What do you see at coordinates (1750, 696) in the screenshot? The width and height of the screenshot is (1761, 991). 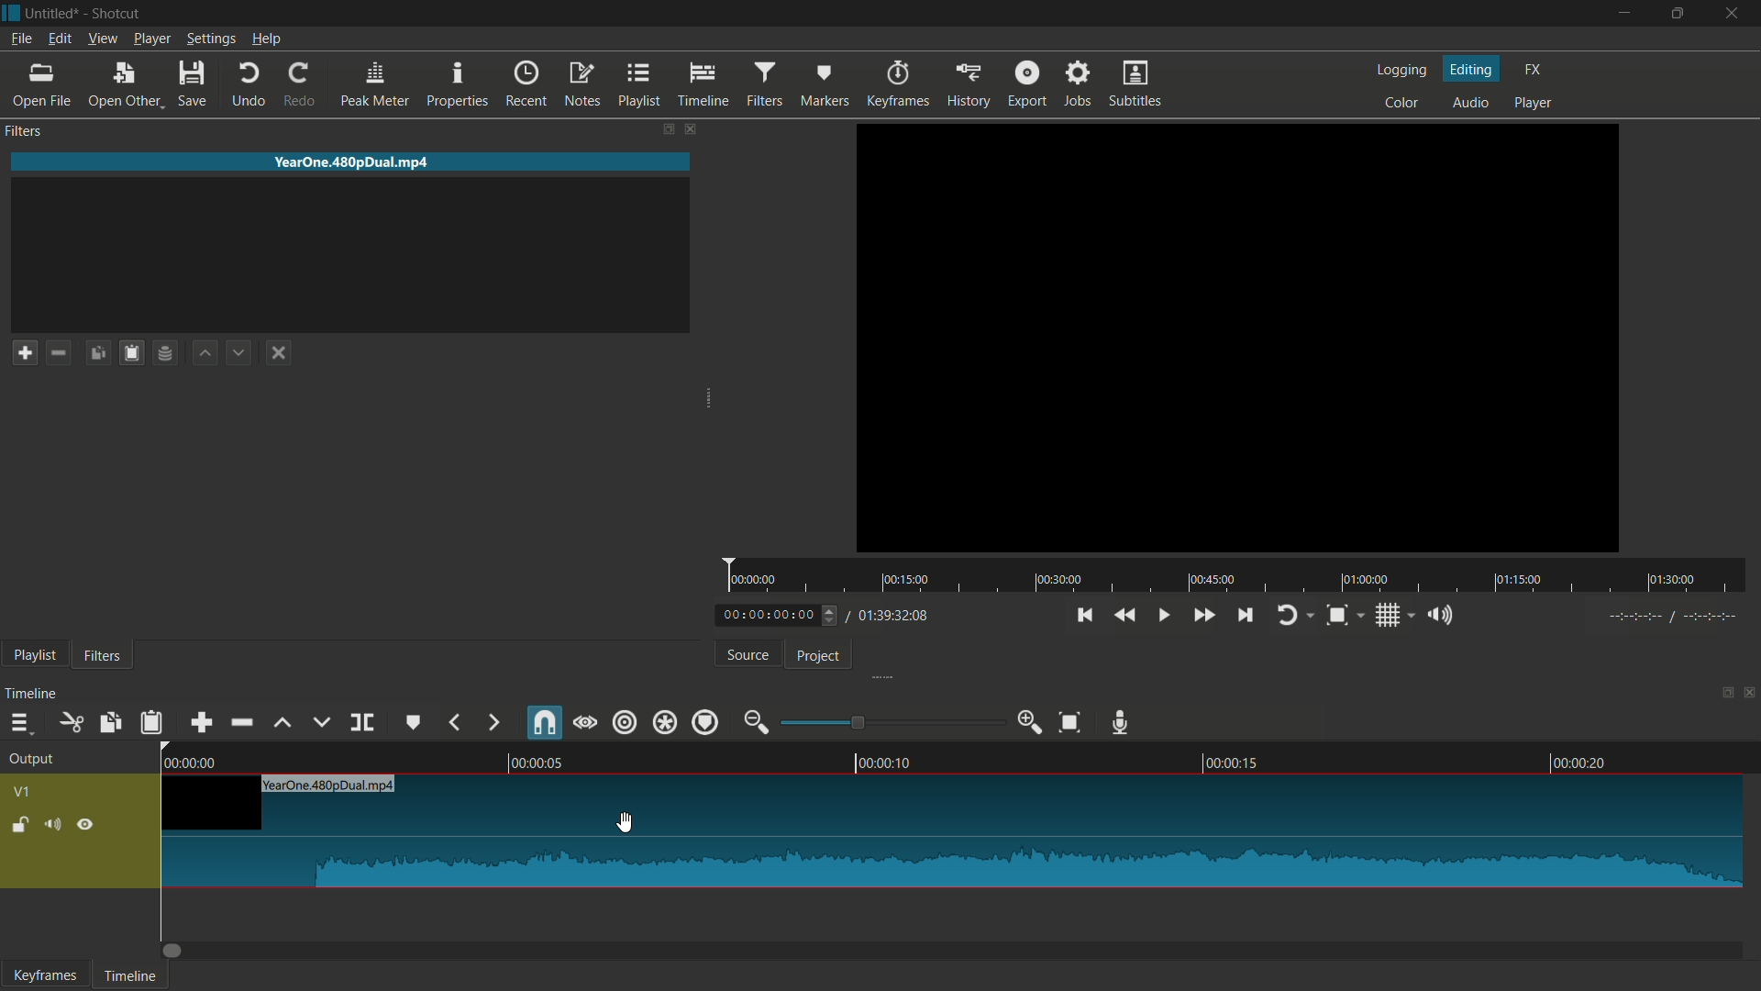 I see `close timeline` at bounding box center [1750, 696].